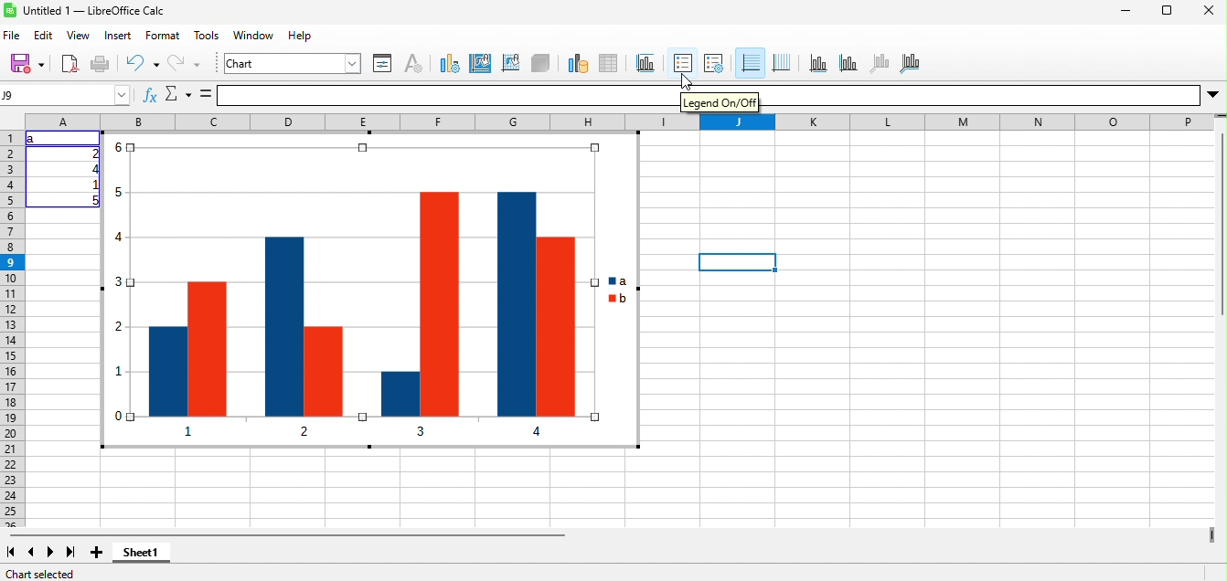 The image size is (1227, 581). I want to click on redo, so click(187, 65).